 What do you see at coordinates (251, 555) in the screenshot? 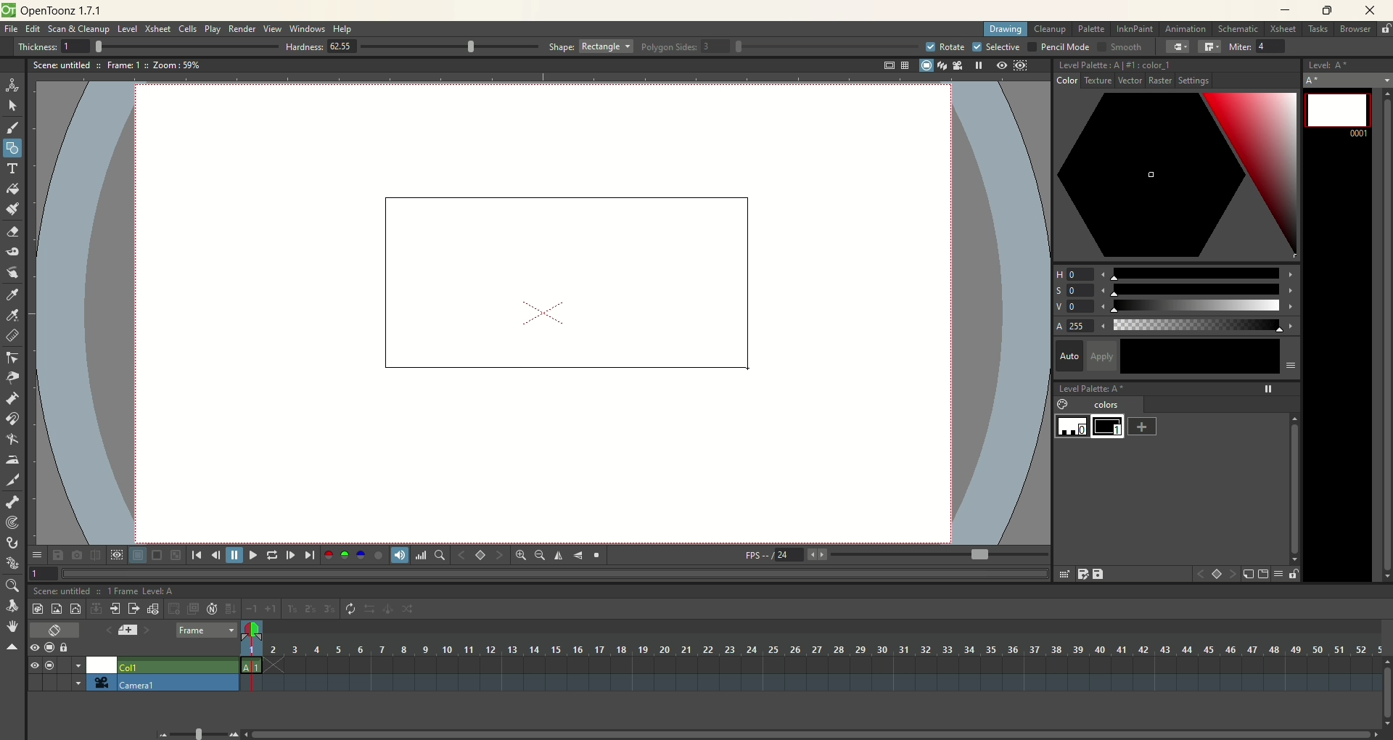
I see `play` at bounding box center [251, 555].